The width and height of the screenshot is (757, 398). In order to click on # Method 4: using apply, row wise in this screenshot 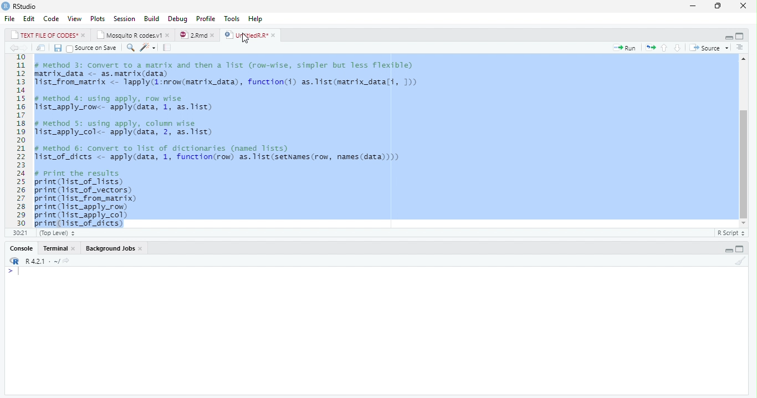, I will do `click(116, 98)`.